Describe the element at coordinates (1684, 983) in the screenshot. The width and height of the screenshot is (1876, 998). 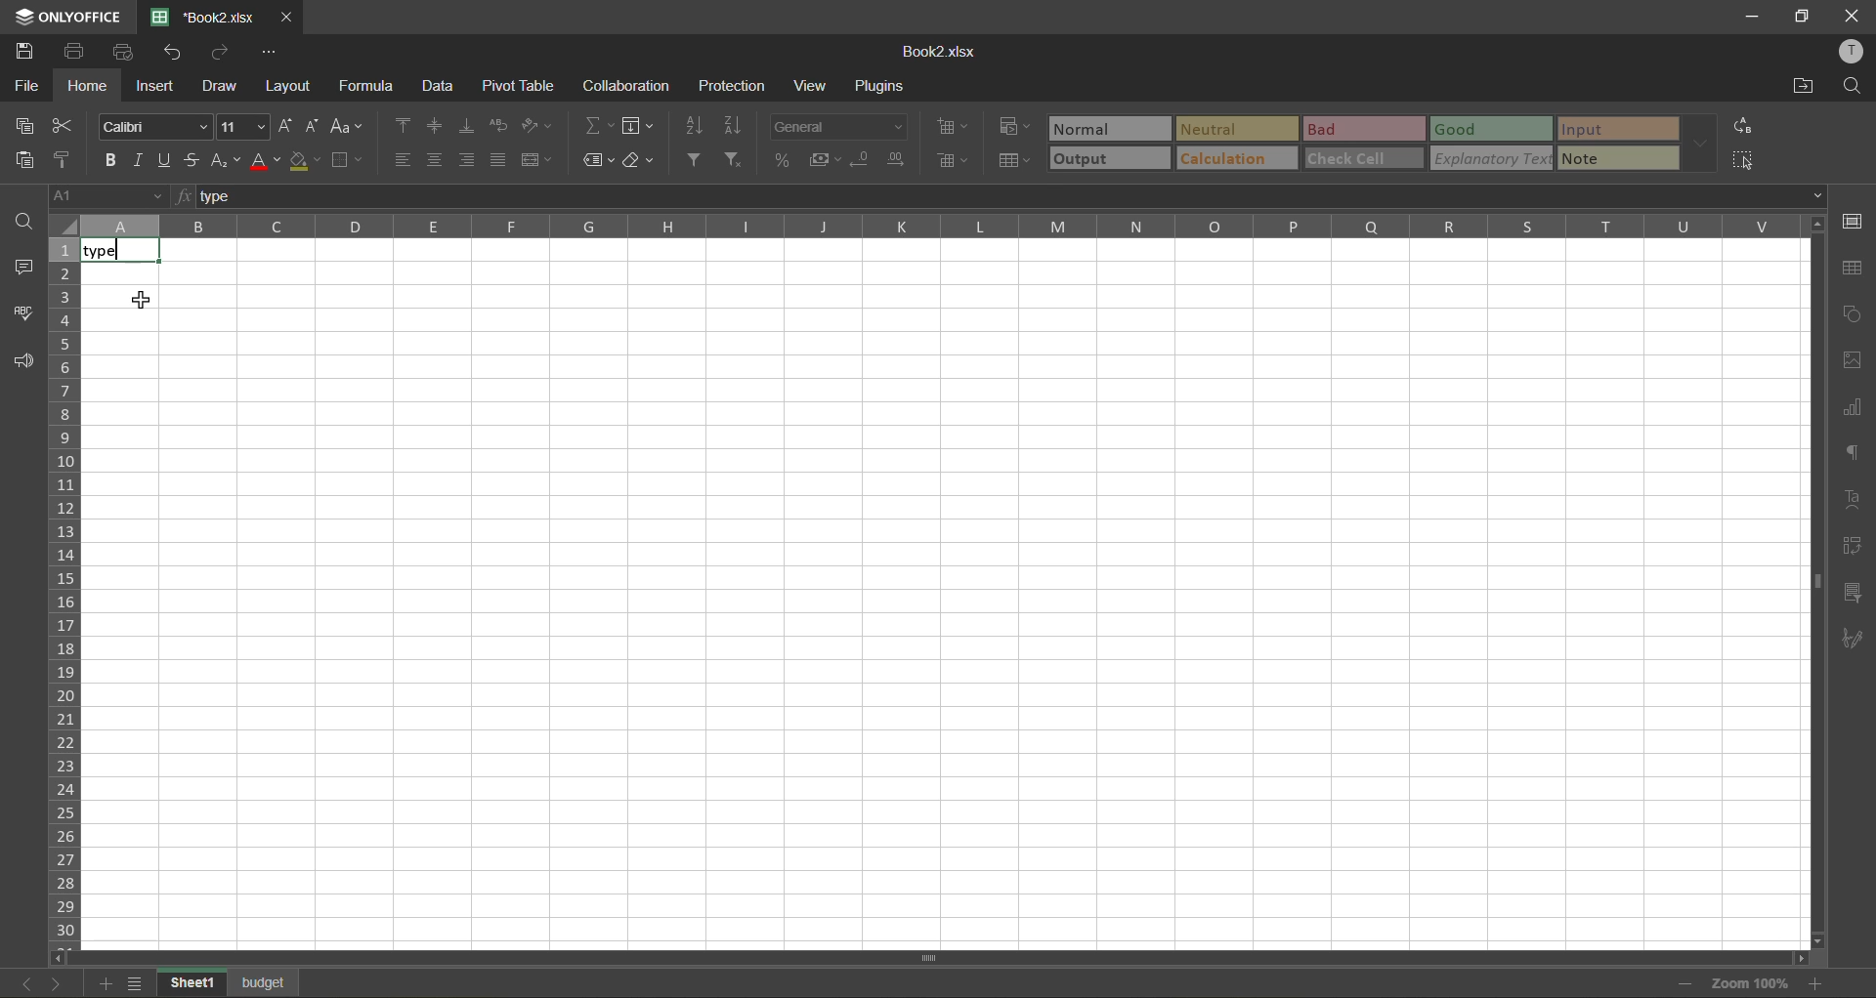
I see `zoom out` at that location.